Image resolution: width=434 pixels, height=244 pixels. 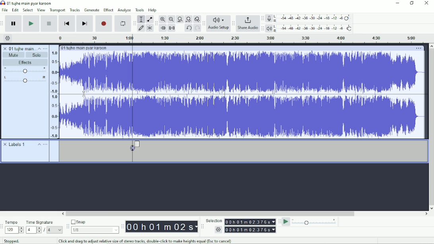 What do you see at coordinates (418, 48) in the screenshot?
I see `More options` at bounding box center [418, 48].